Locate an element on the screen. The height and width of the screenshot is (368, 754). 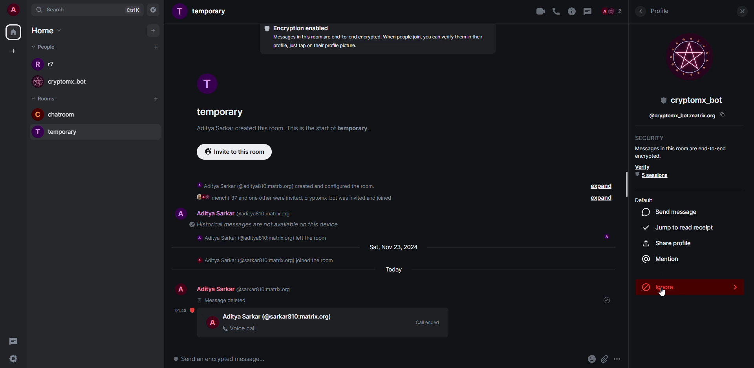
threads is located at coordinates (16, 341).